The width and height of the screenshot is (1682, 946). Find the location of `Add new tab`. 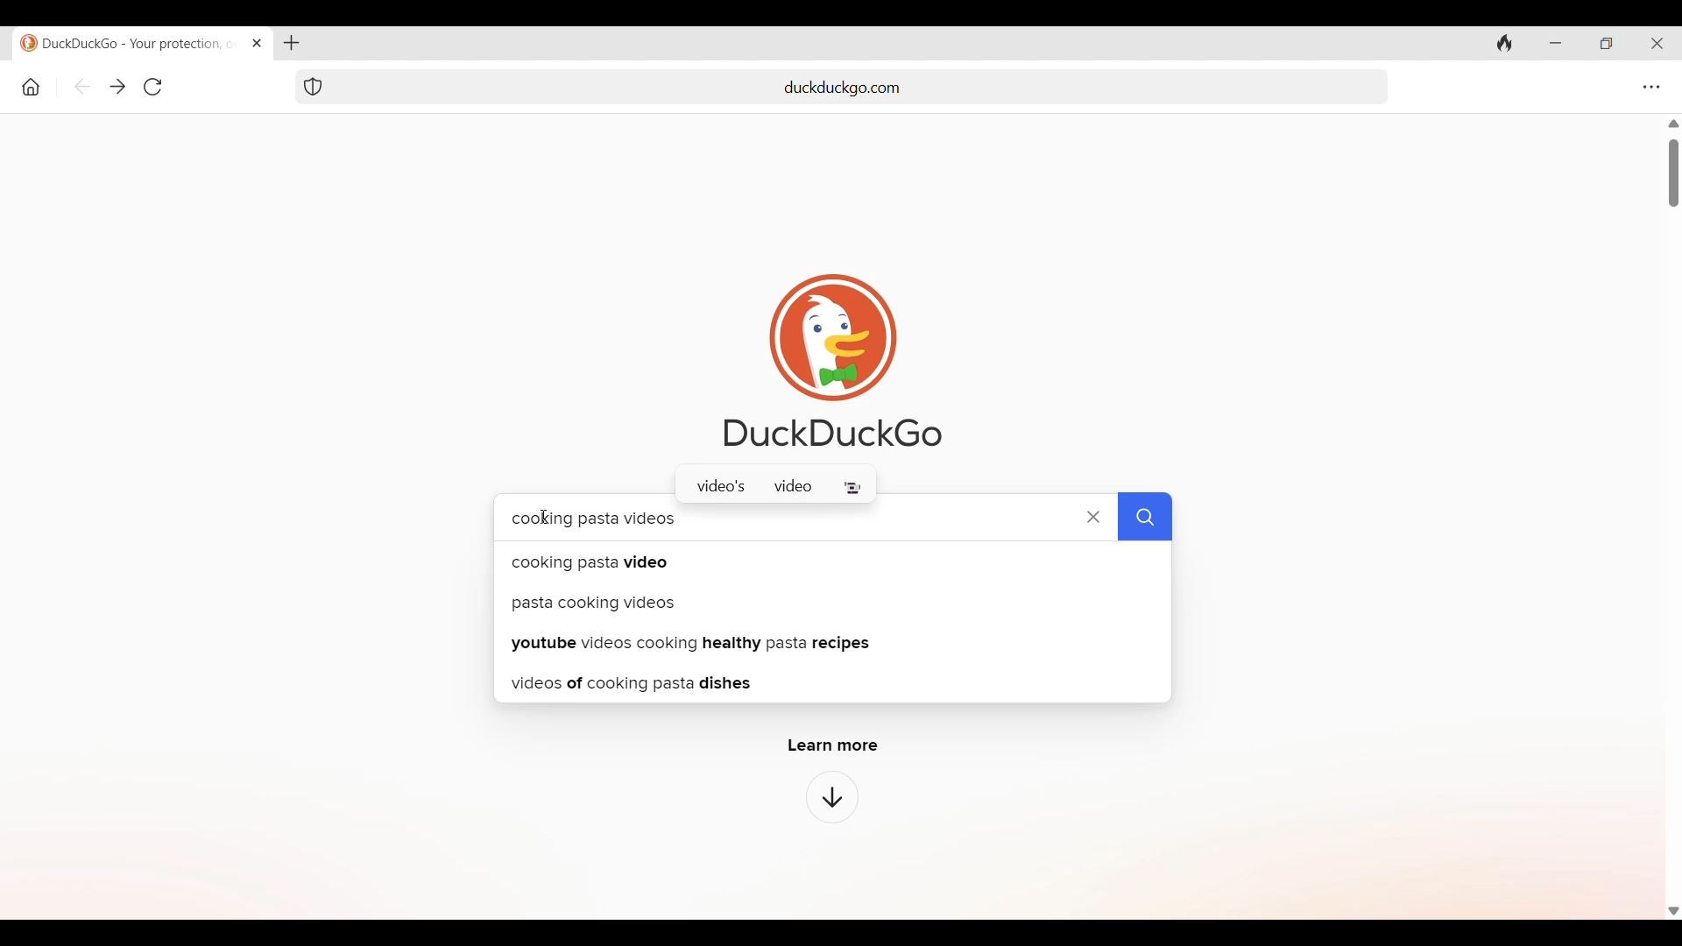

Add new tab is located at coordinates (291, 43).